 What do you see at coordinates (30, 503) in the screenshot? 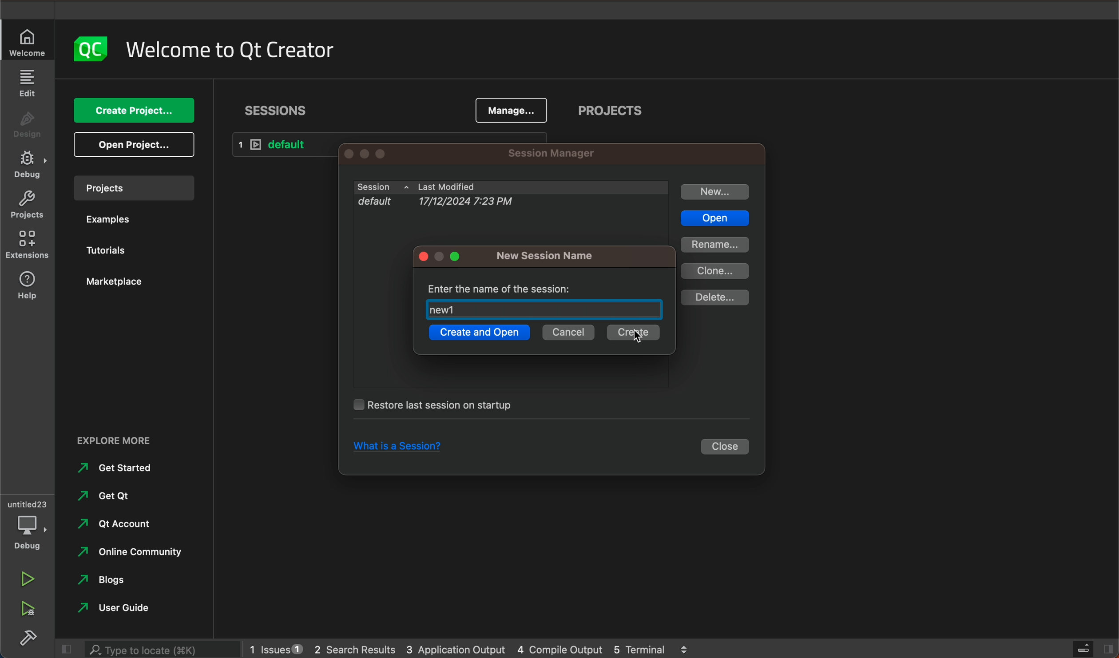
I see `untitles` at bounding box center [30, 503].